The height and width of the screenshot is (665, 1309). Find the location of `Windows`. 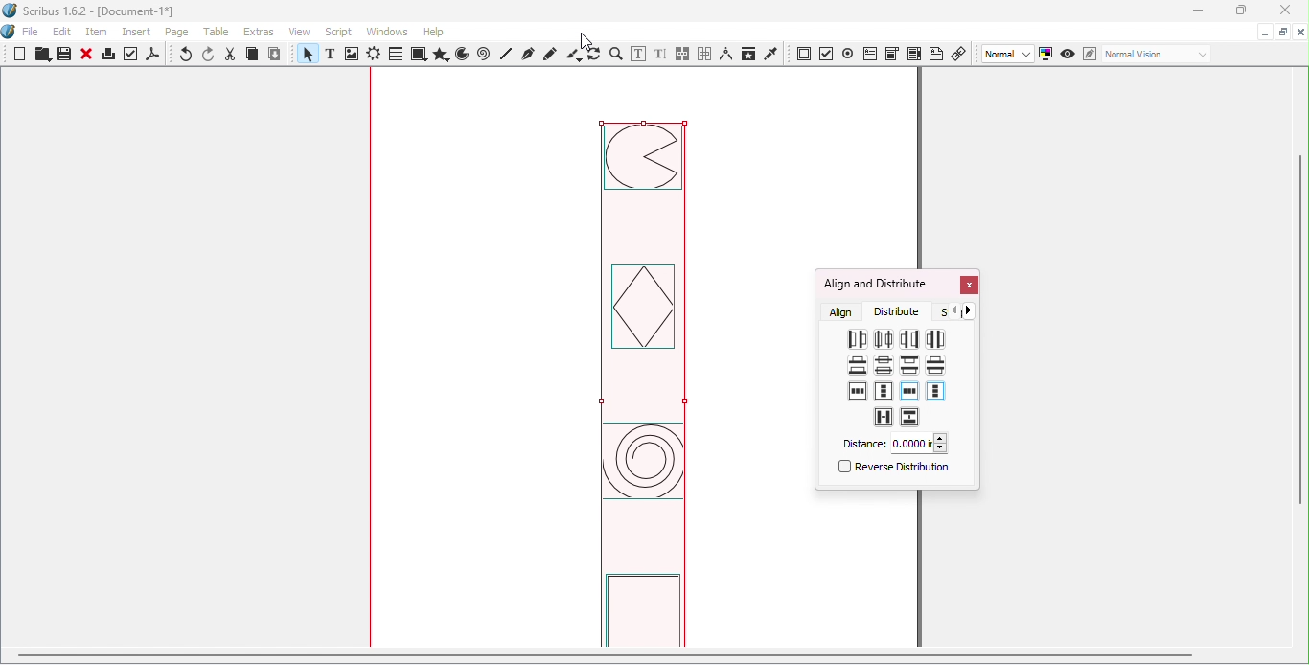

Windows is located at coordinates (387, 32).